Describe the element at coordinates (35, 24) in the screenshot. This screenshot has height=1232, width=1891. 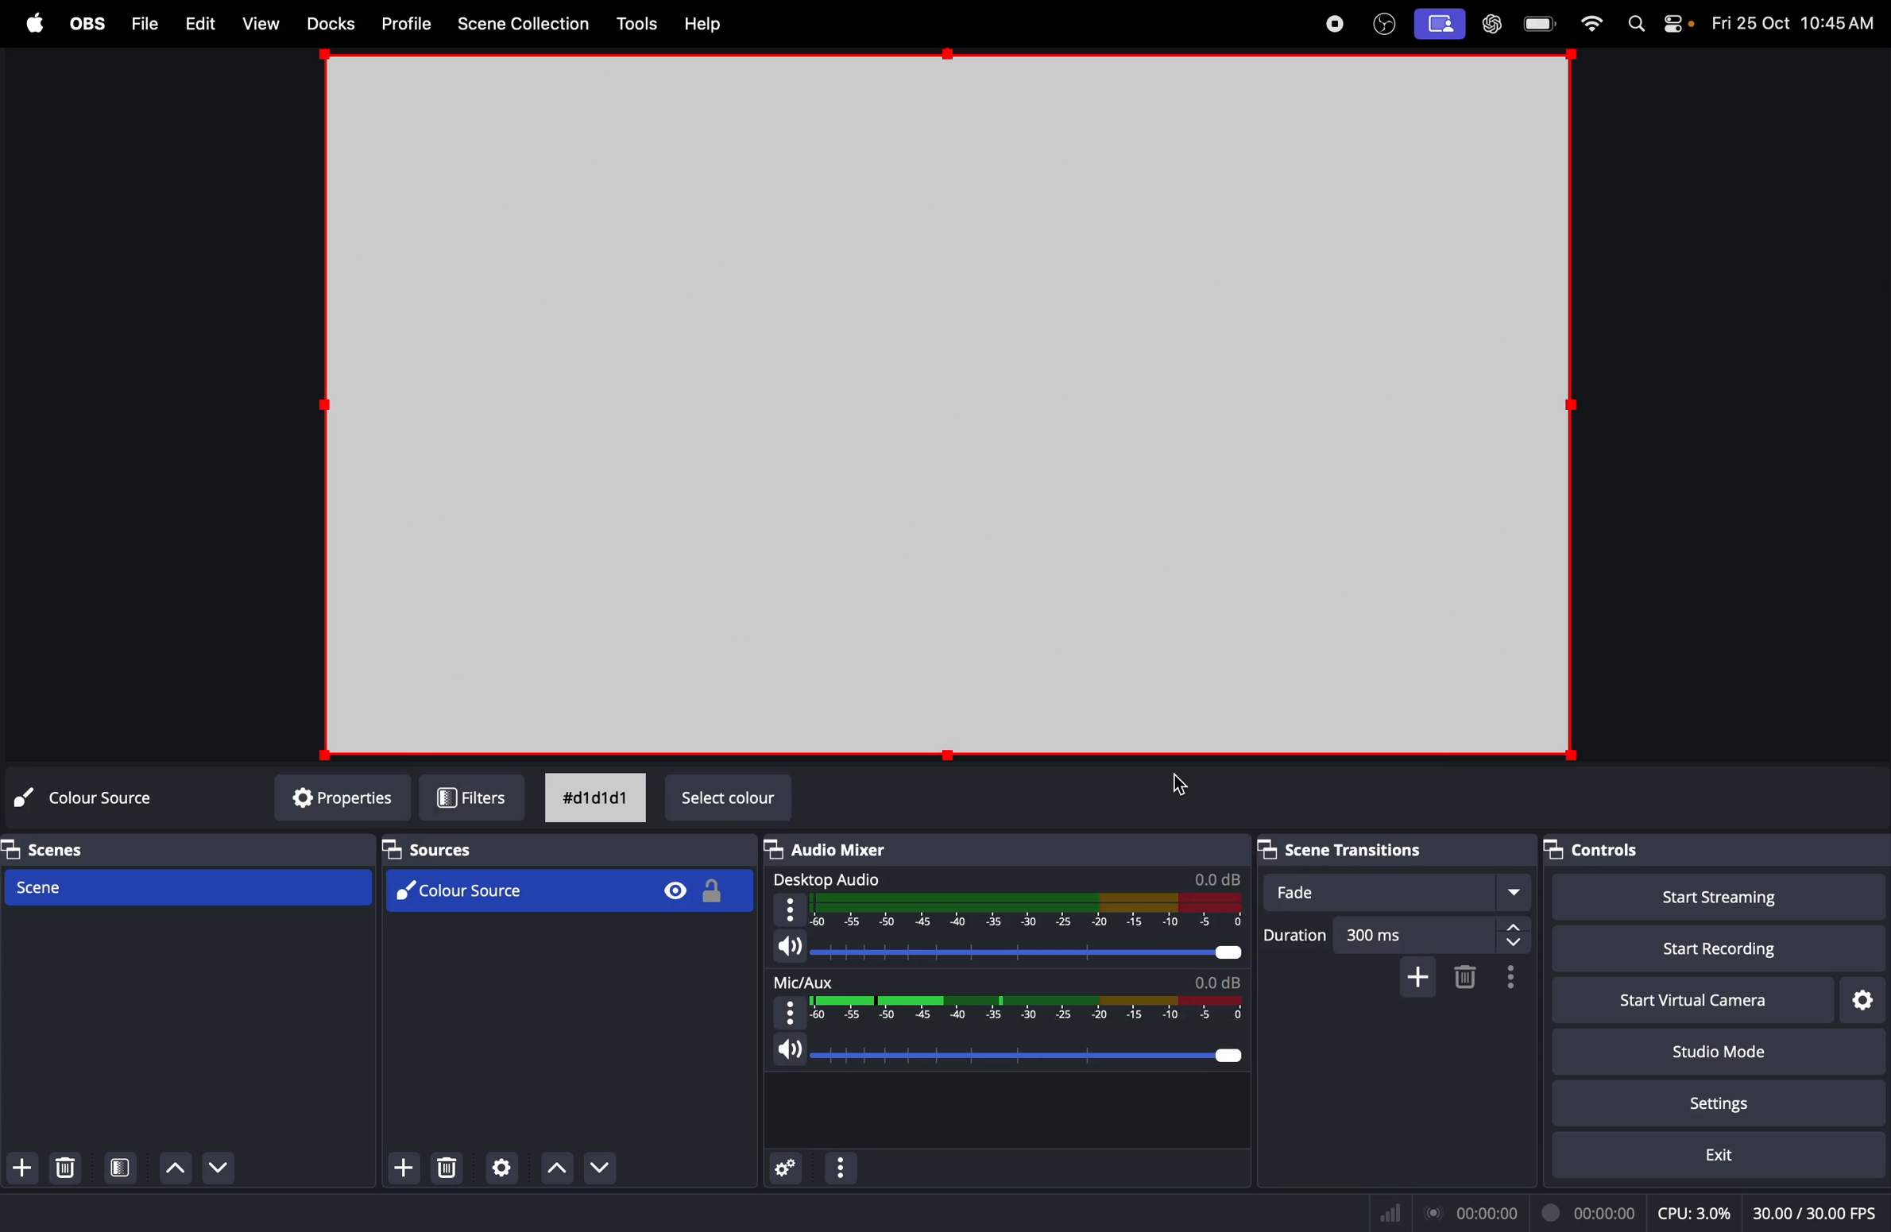
I see `apple menu` at that location.